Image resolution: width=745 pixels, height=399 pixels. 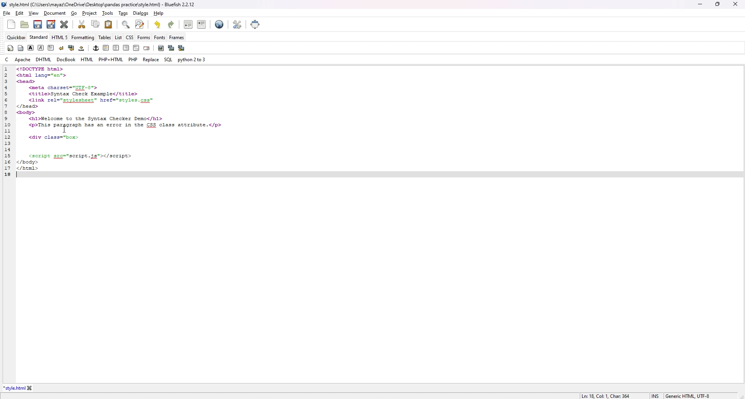 What do you see at coordinates (71, 48) in the screenshot?
I see `break and clear` at bounding box center [71, 48].